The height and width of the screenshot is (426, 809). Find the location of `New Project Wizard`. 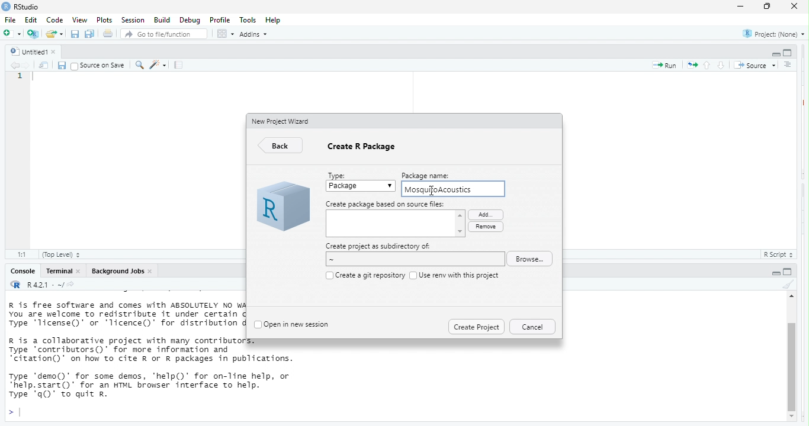

New Project Wizard is located at coordinates (282, 121).